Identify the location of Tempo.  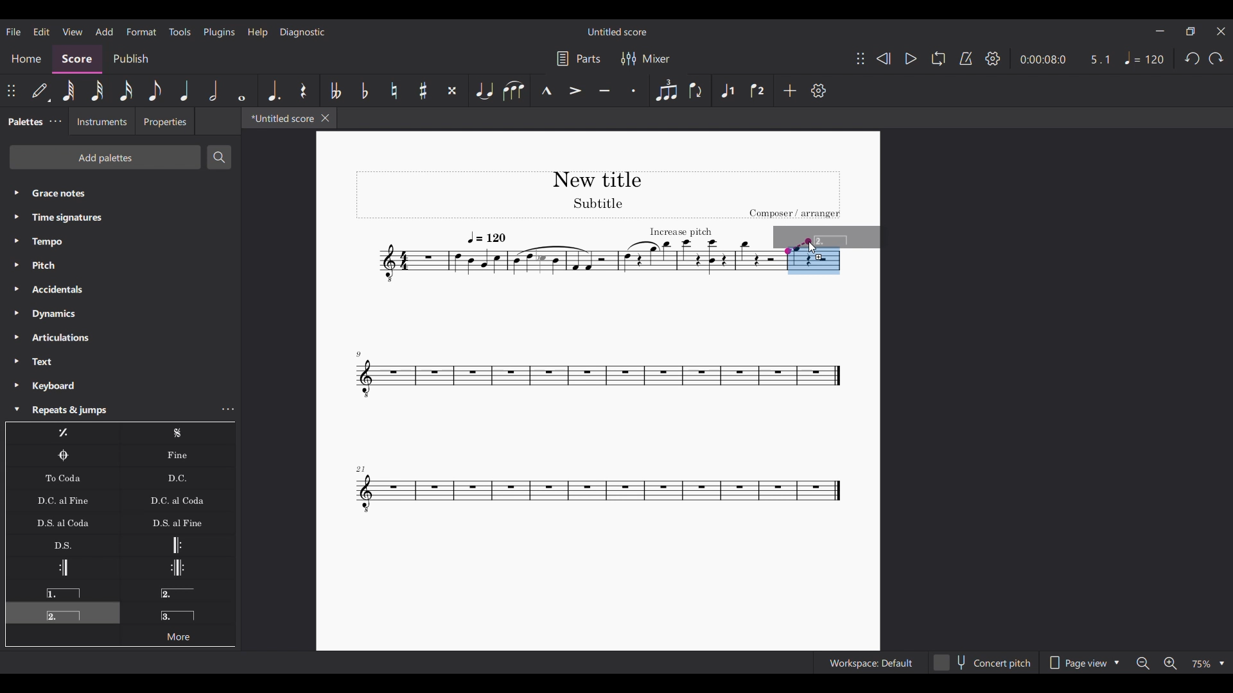
(1144, 58).